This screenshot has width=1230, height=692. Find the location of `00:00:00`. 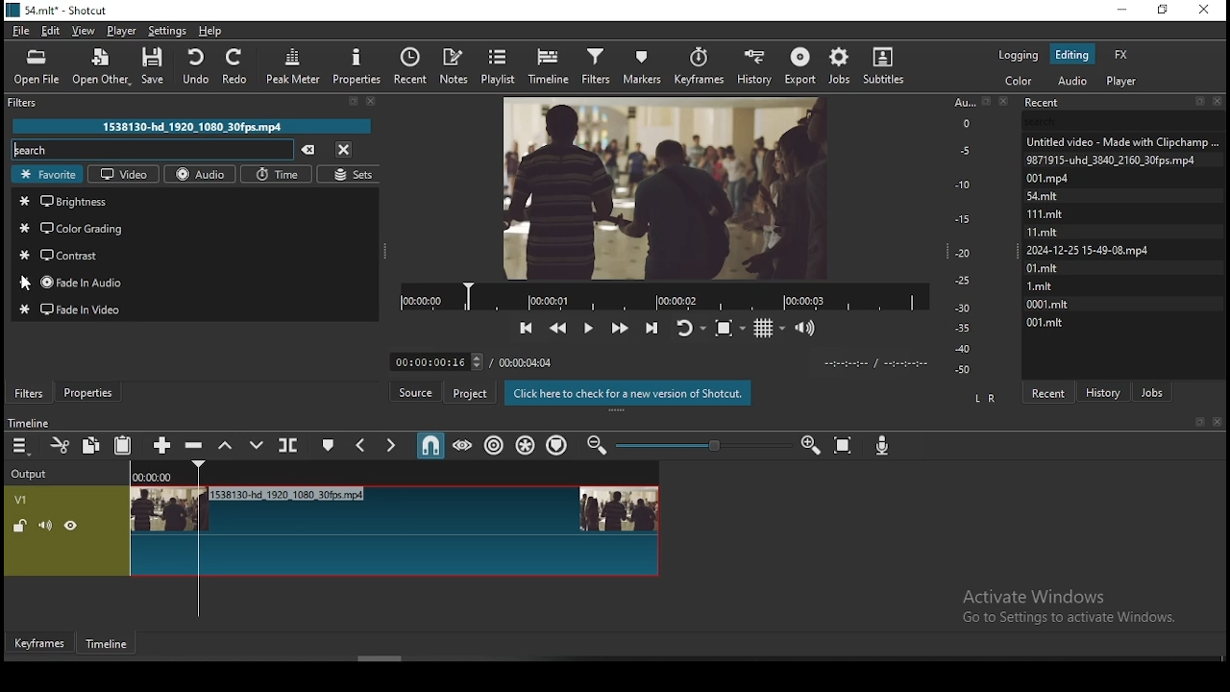

00:00:00 is located at coordinates (150, 478).